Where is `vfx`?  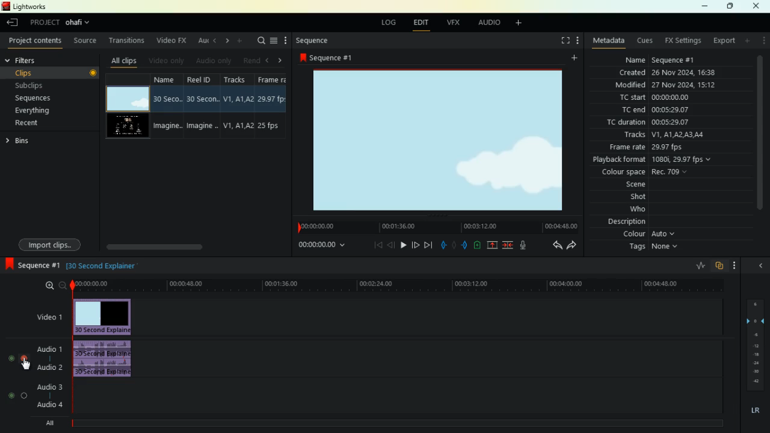 vfx is located at coordinates (454, 23).